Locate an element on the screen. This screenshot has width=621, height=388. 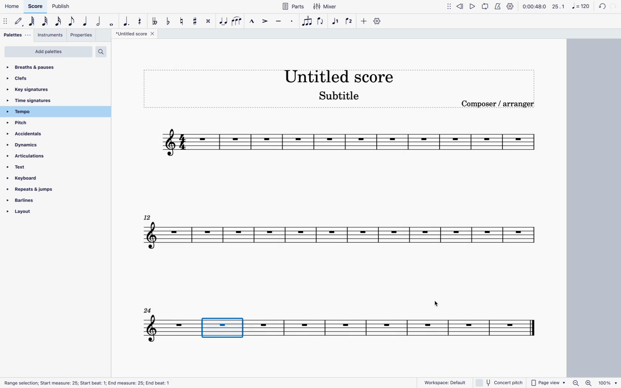
new space between systems is located at coordinates (224, 327).